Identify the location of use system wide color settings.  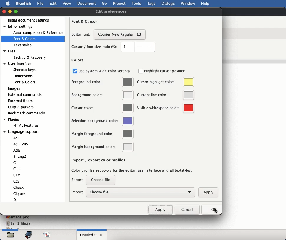
(101, 71).